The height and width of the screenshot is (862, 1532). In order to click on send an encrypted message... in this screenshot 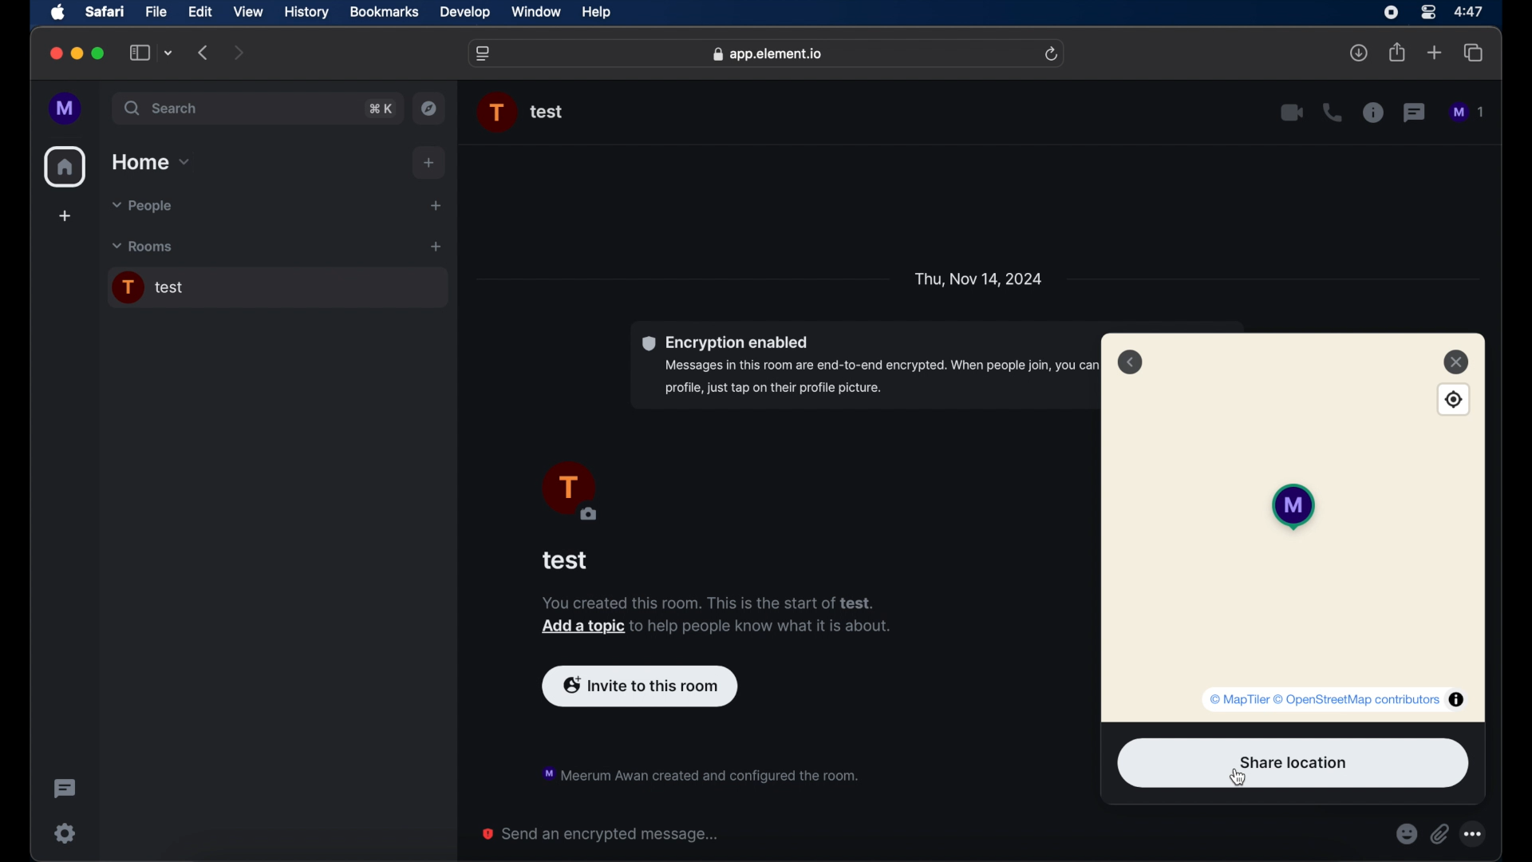, I will do `click(602, 834)`.